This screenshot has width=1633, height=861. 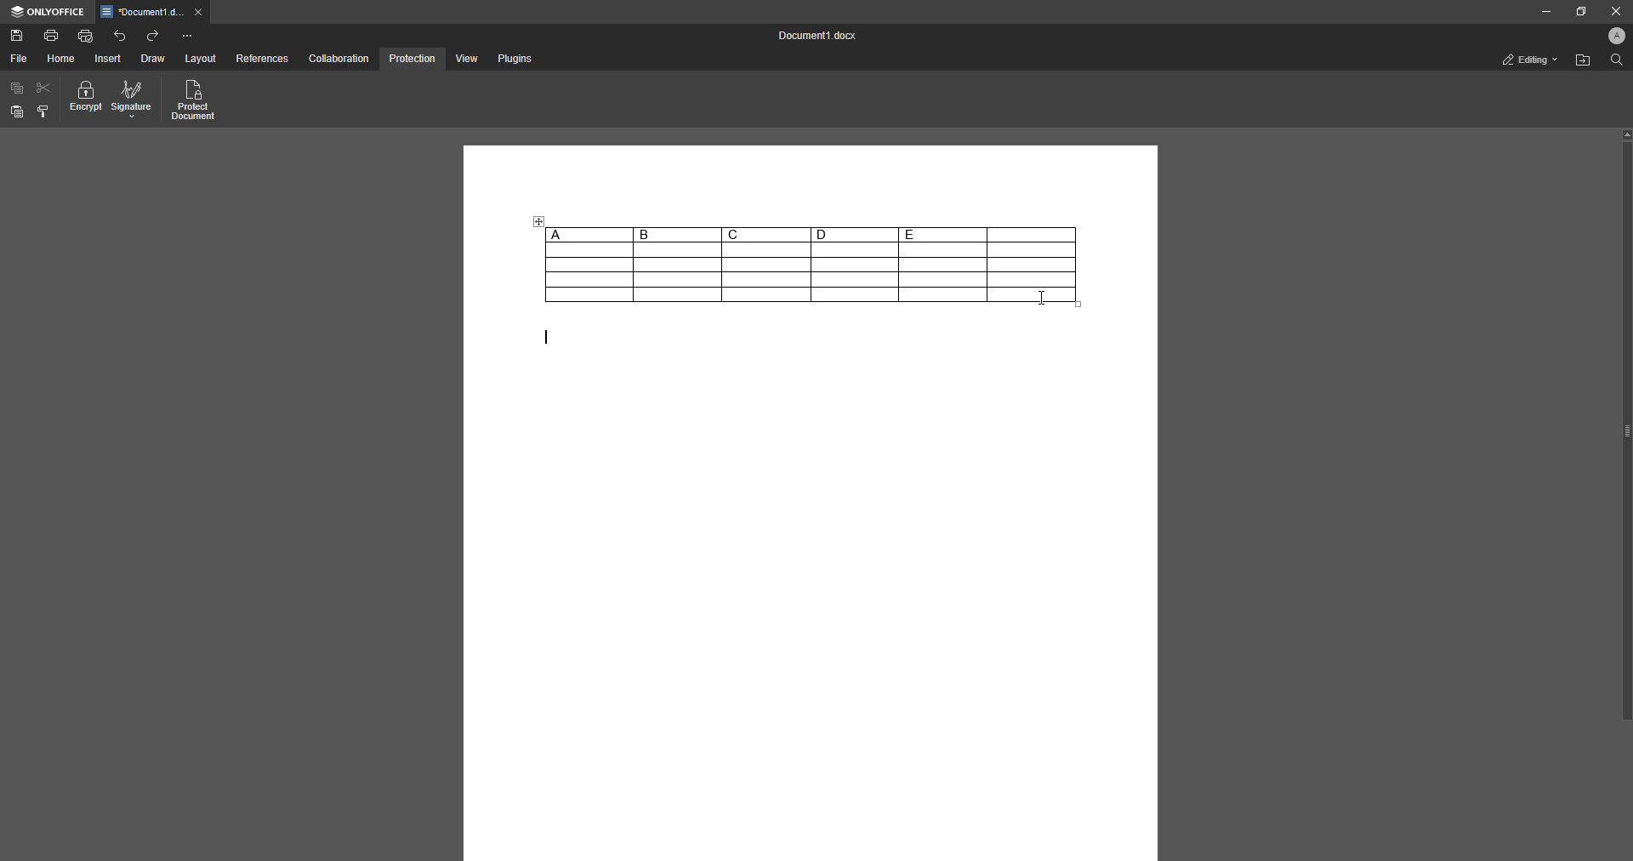 I want to click on Tab 1, so click(x=154, y=13).